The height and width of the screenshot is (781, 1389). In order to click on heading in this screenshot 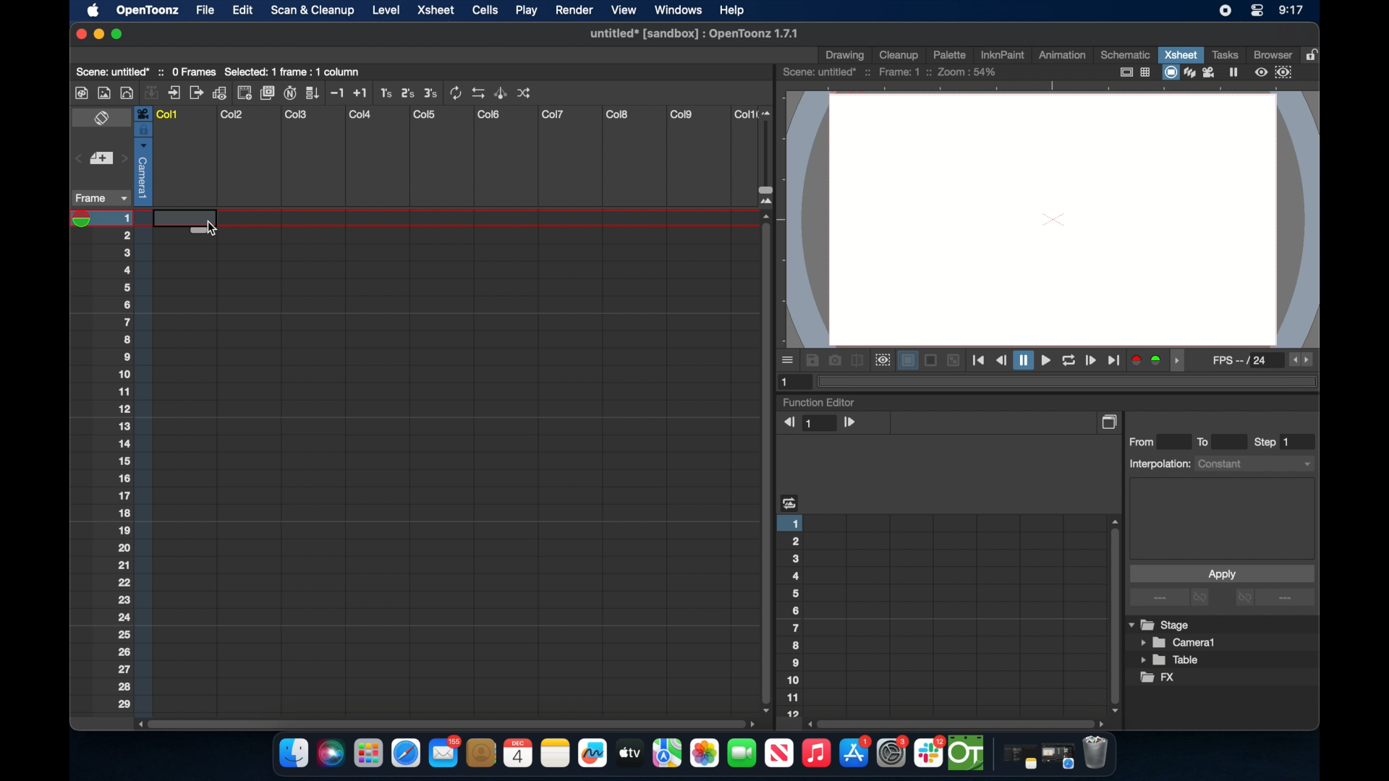, I will do `click(790, 502)`.